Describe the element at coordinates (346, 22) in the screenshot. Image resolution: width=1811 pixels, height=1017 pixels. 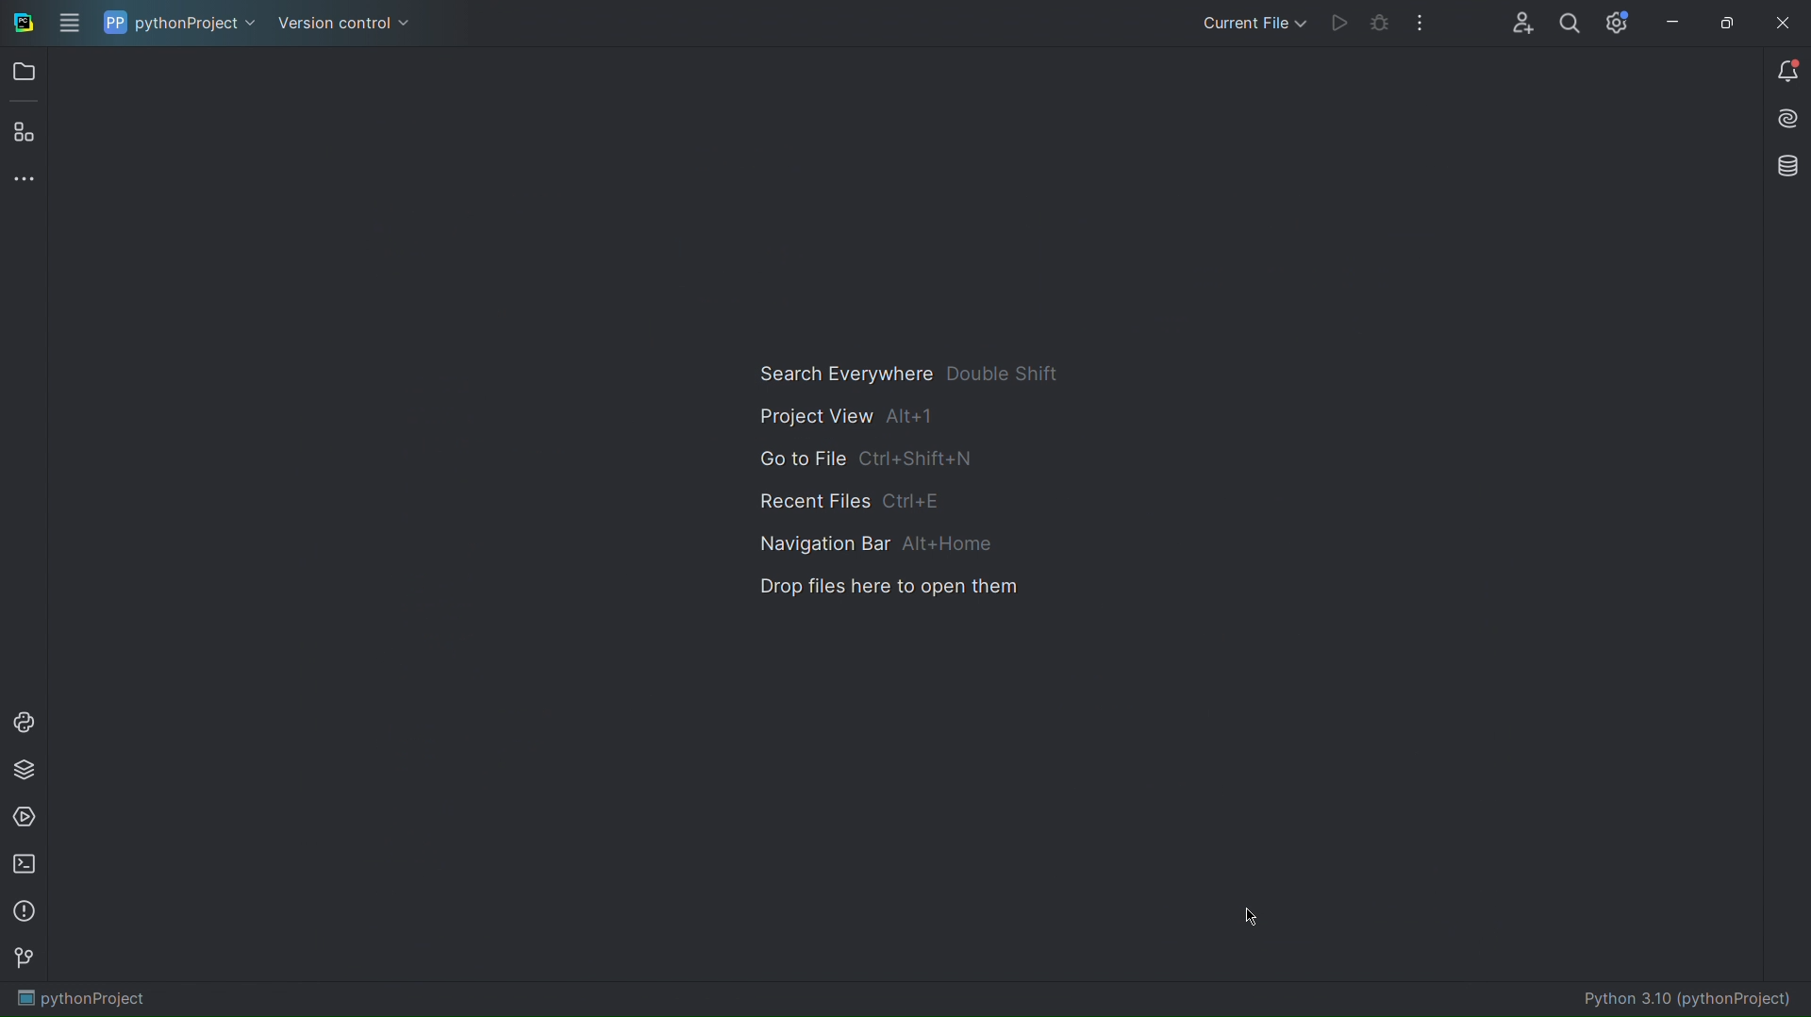
I see `Version control` at that location.